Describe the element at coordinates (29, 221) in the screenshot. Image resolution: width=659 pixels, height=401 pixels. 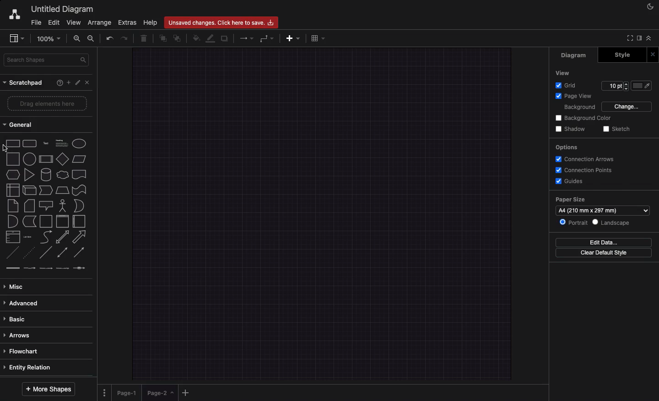
I see `data storage` at that location.